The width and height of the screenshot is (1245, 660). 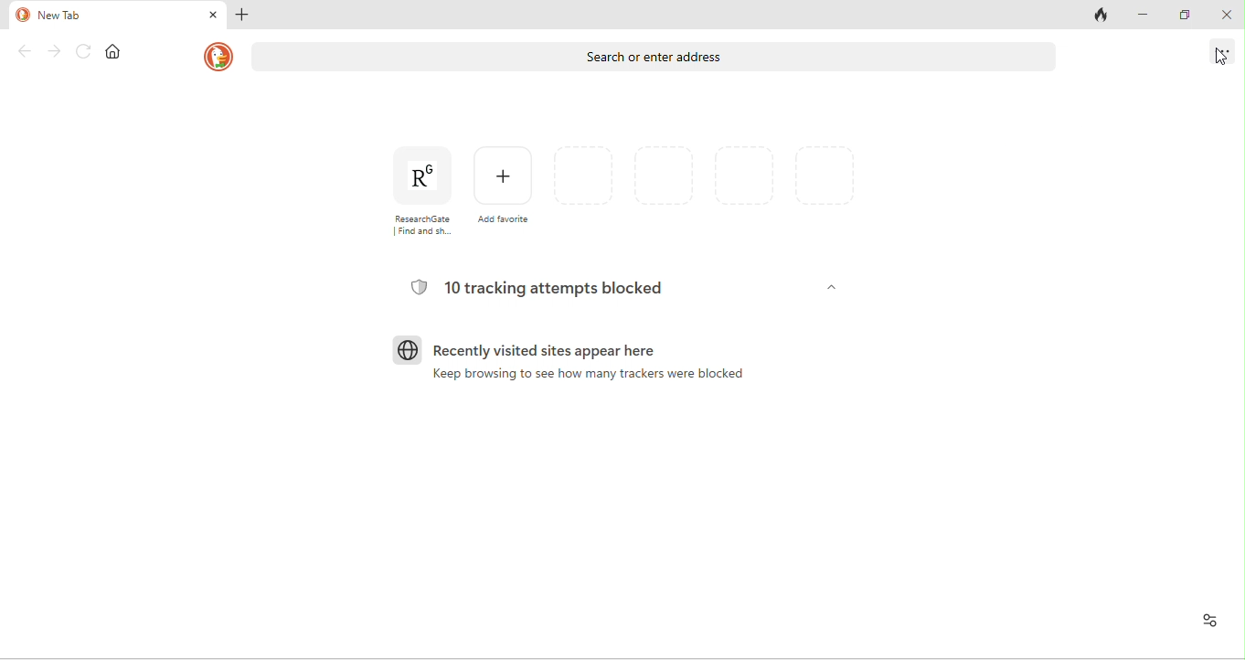 I want to click on duck duck go logo, so click(x=20, y=14).